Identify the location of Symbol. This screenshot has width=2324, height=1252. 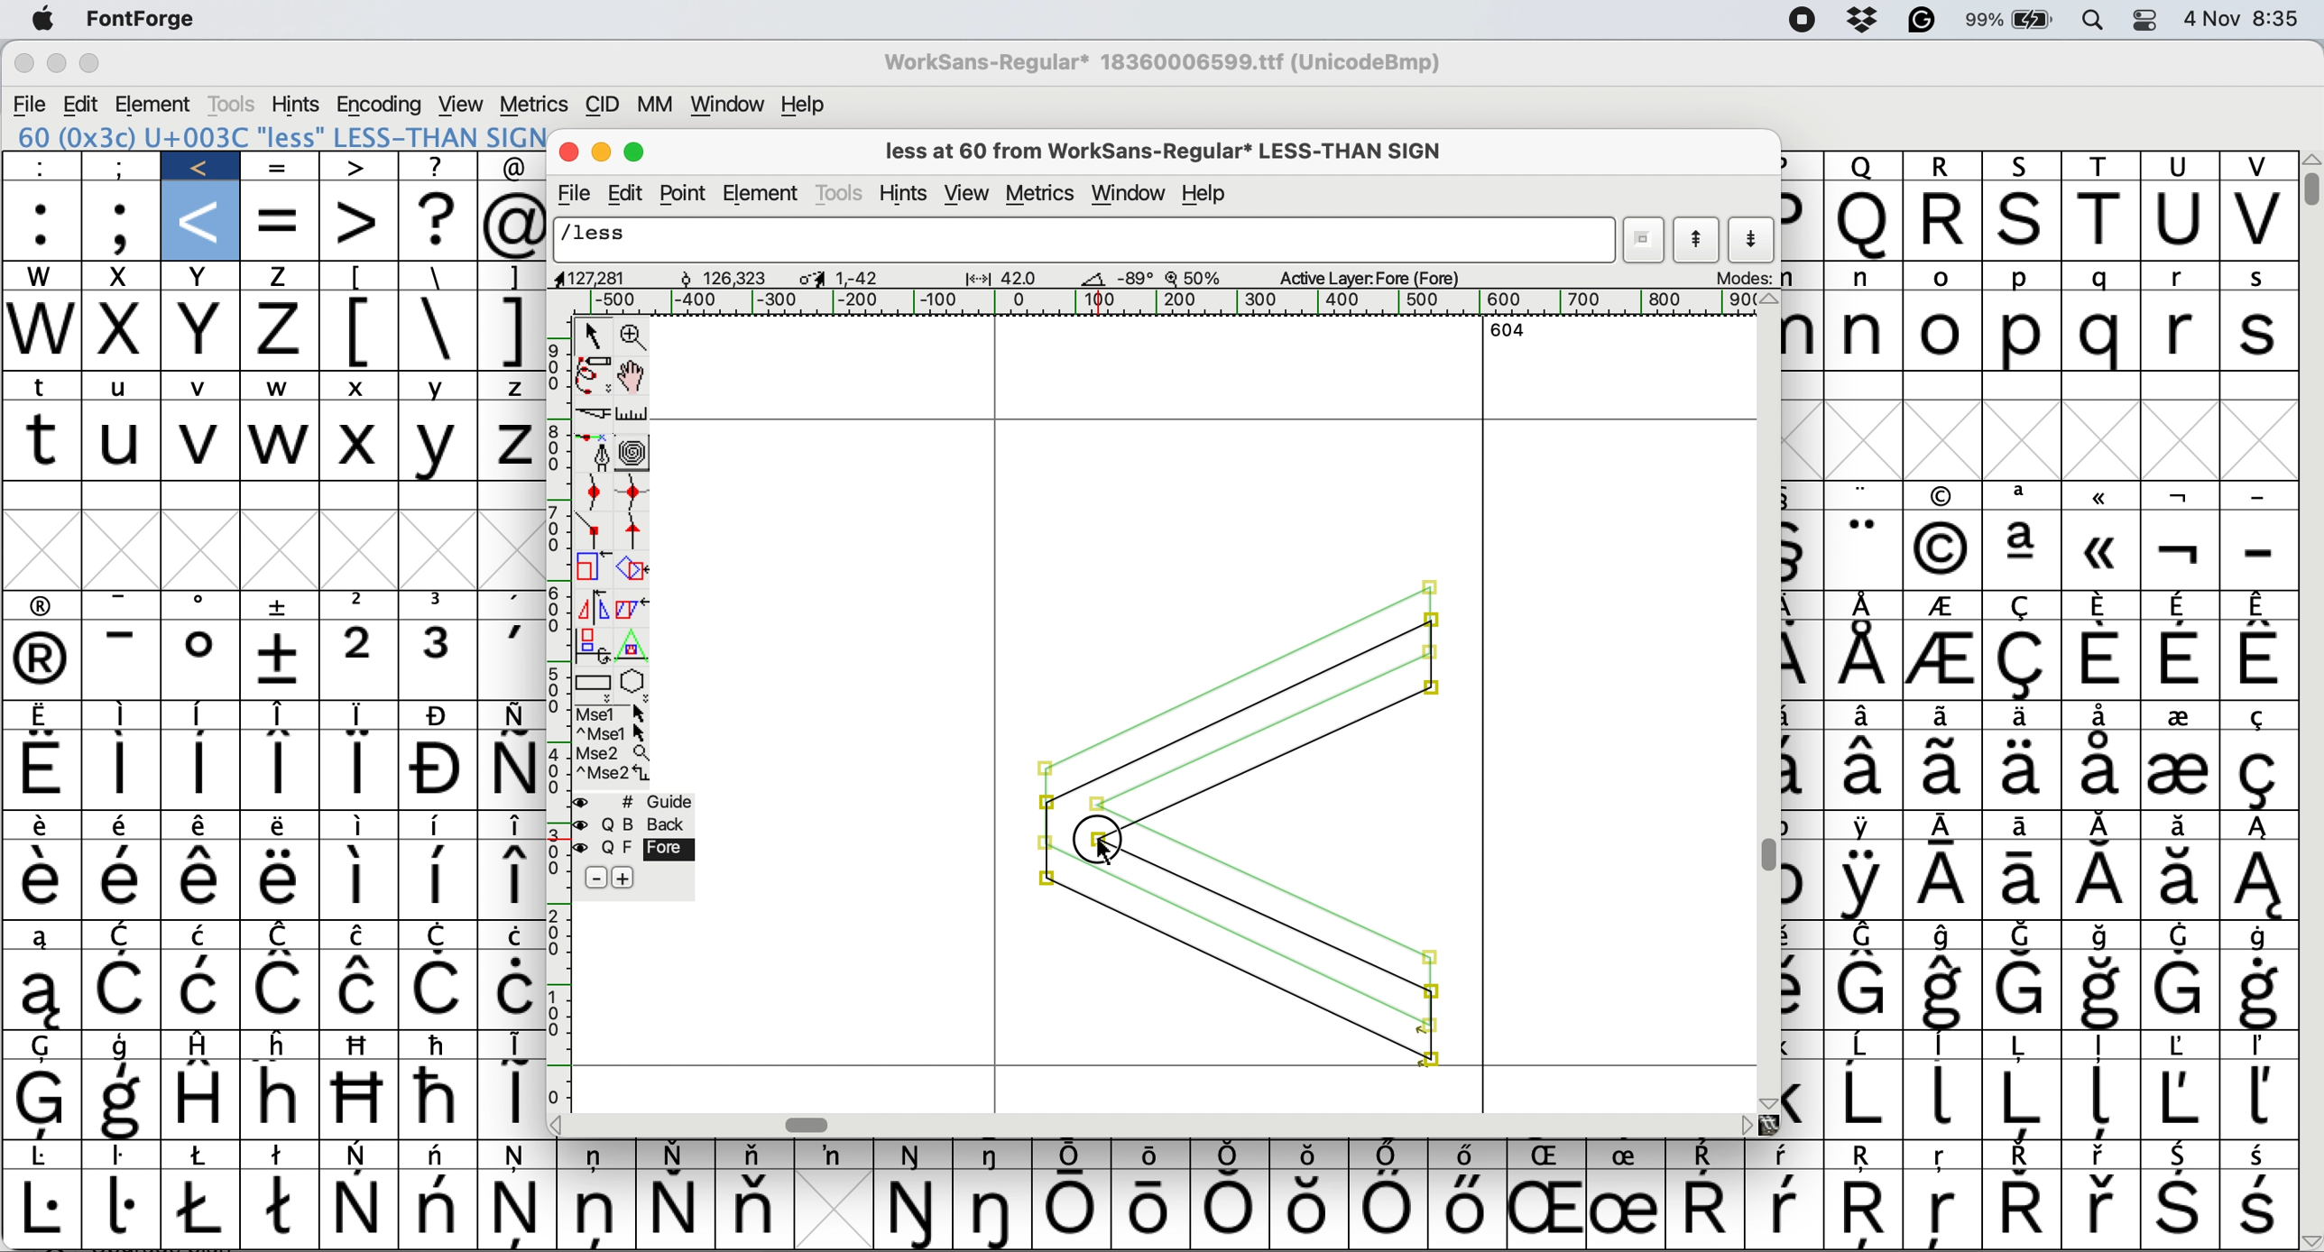
(128, 770).